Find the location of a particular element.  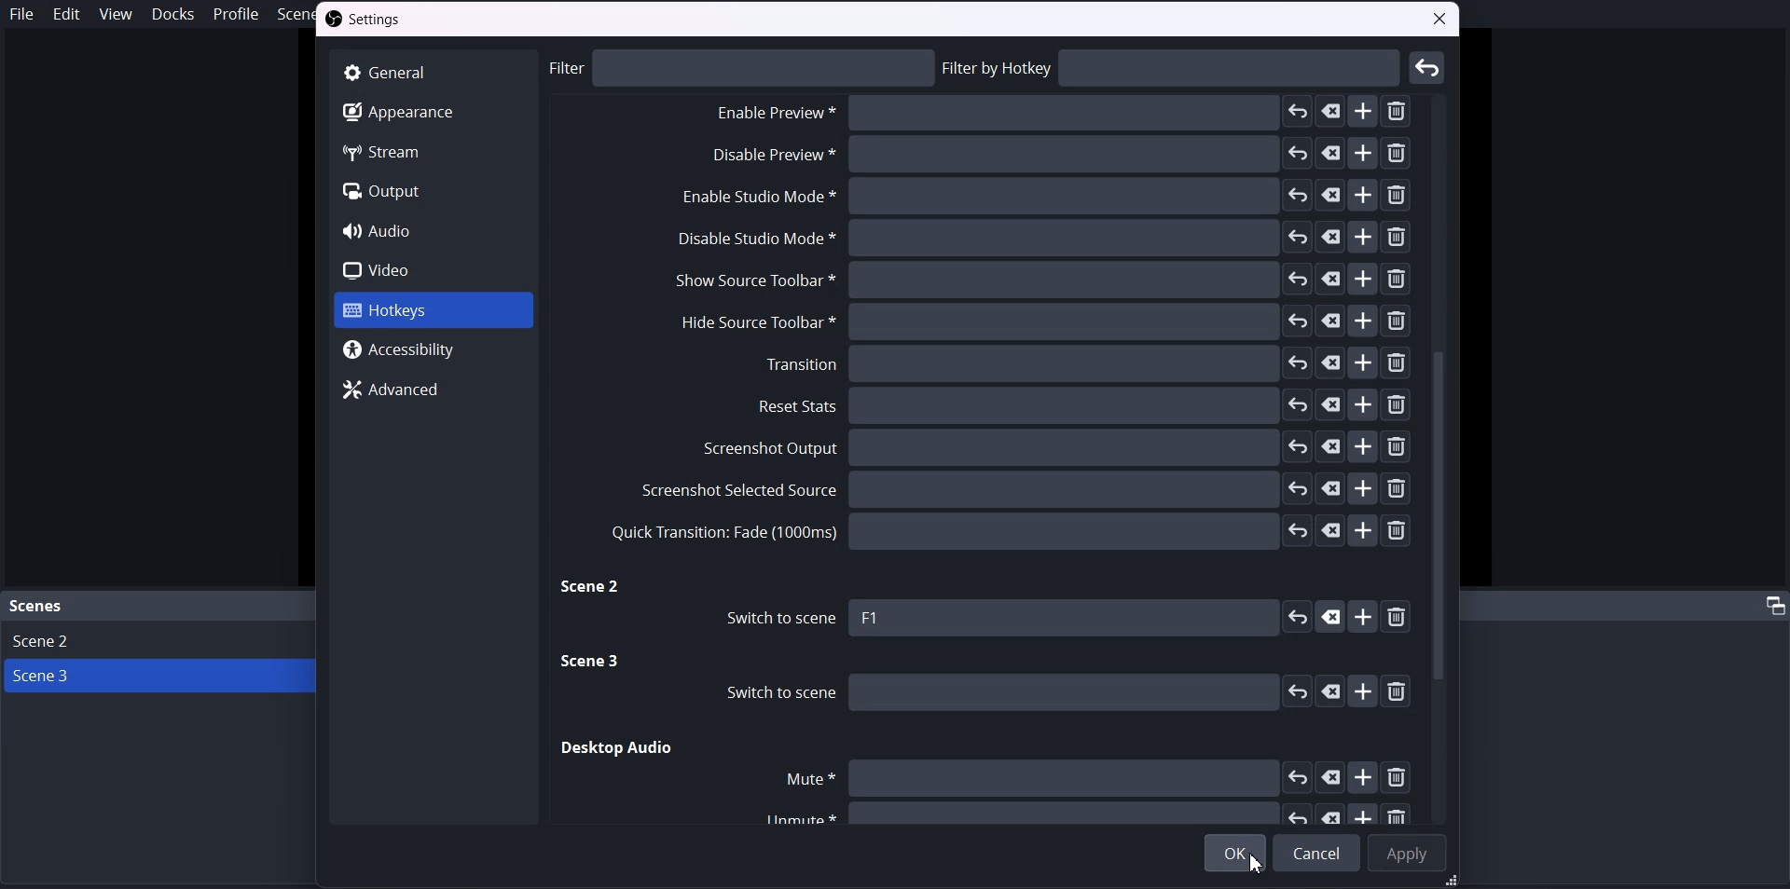

Vertical scroll bar is located at coordinates (1442, 457).